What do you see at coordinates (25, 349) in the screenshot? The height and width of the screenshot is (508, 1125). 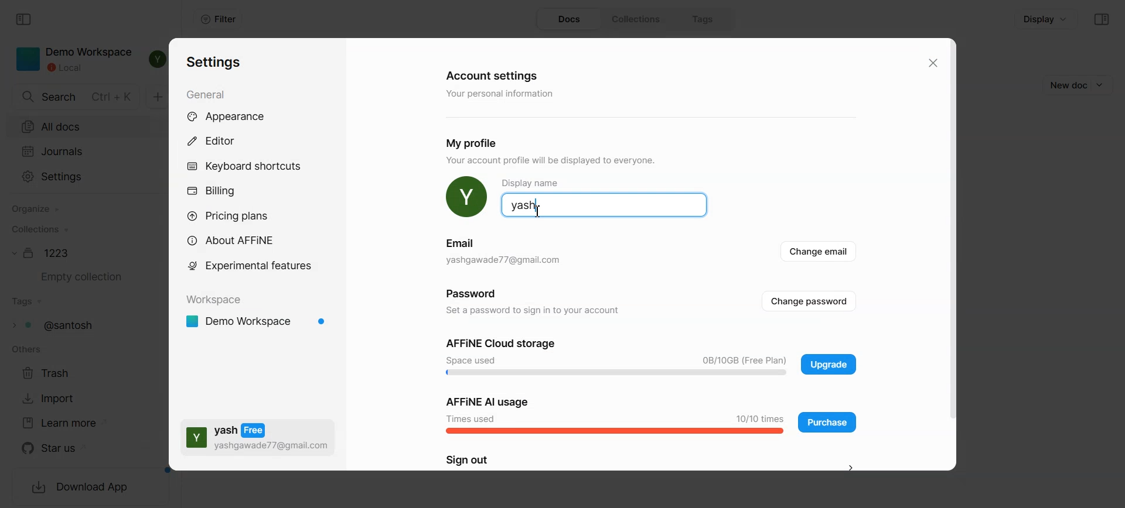 I see `others` at bounding box center [25, 349].